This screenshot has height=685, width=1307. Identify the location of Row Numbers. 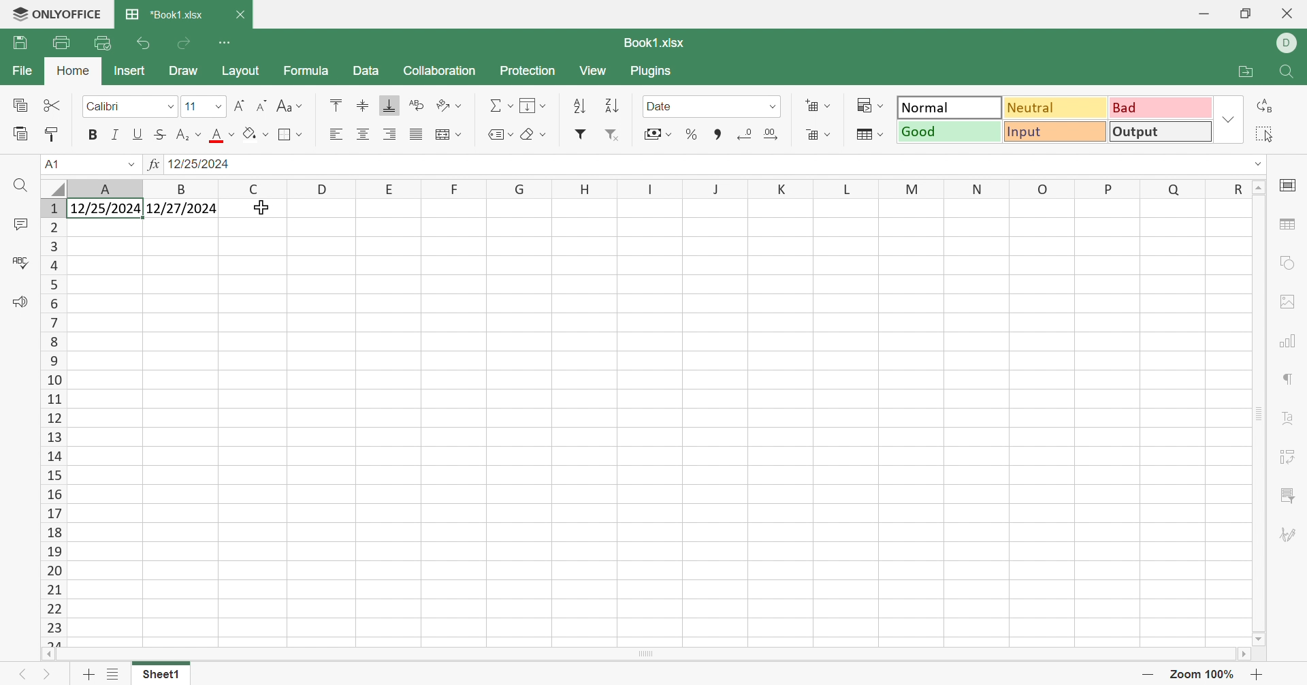
(51, 425).